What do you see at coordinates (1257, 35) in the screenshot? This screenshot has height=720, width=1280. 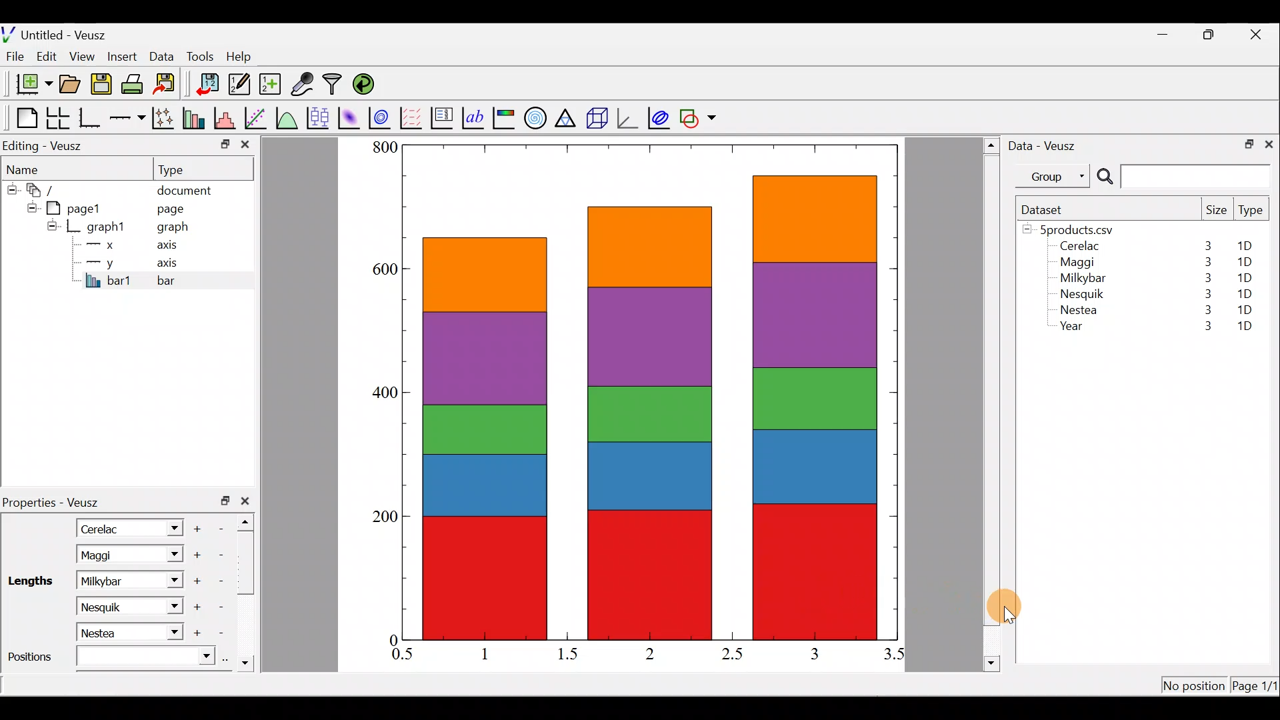 I see `close` at bounding box center [1257, 35].